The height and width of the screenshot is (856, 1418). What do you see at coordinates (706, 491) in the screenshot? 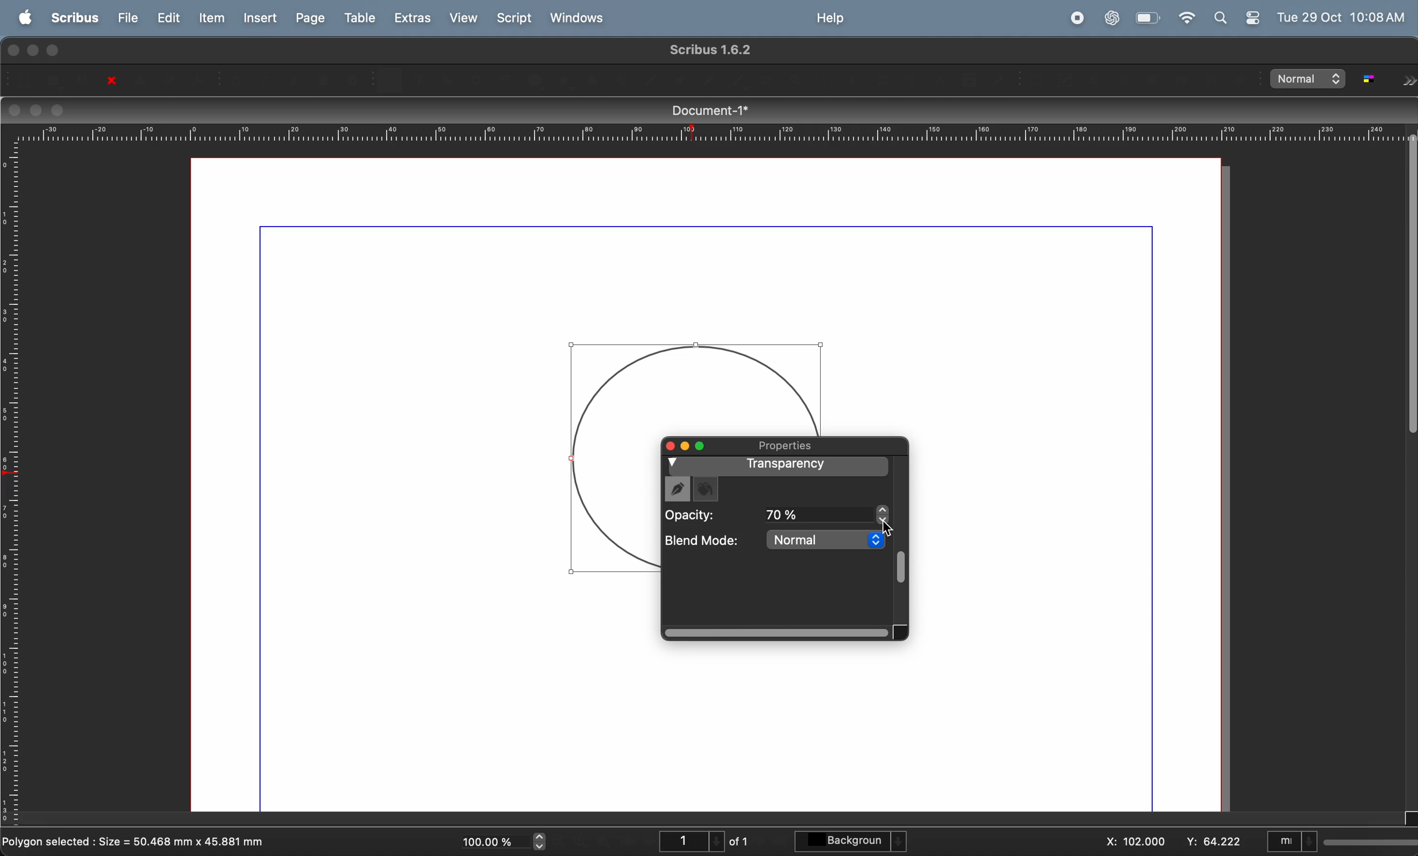
I see `fill color` at bounding box center [706, 491].